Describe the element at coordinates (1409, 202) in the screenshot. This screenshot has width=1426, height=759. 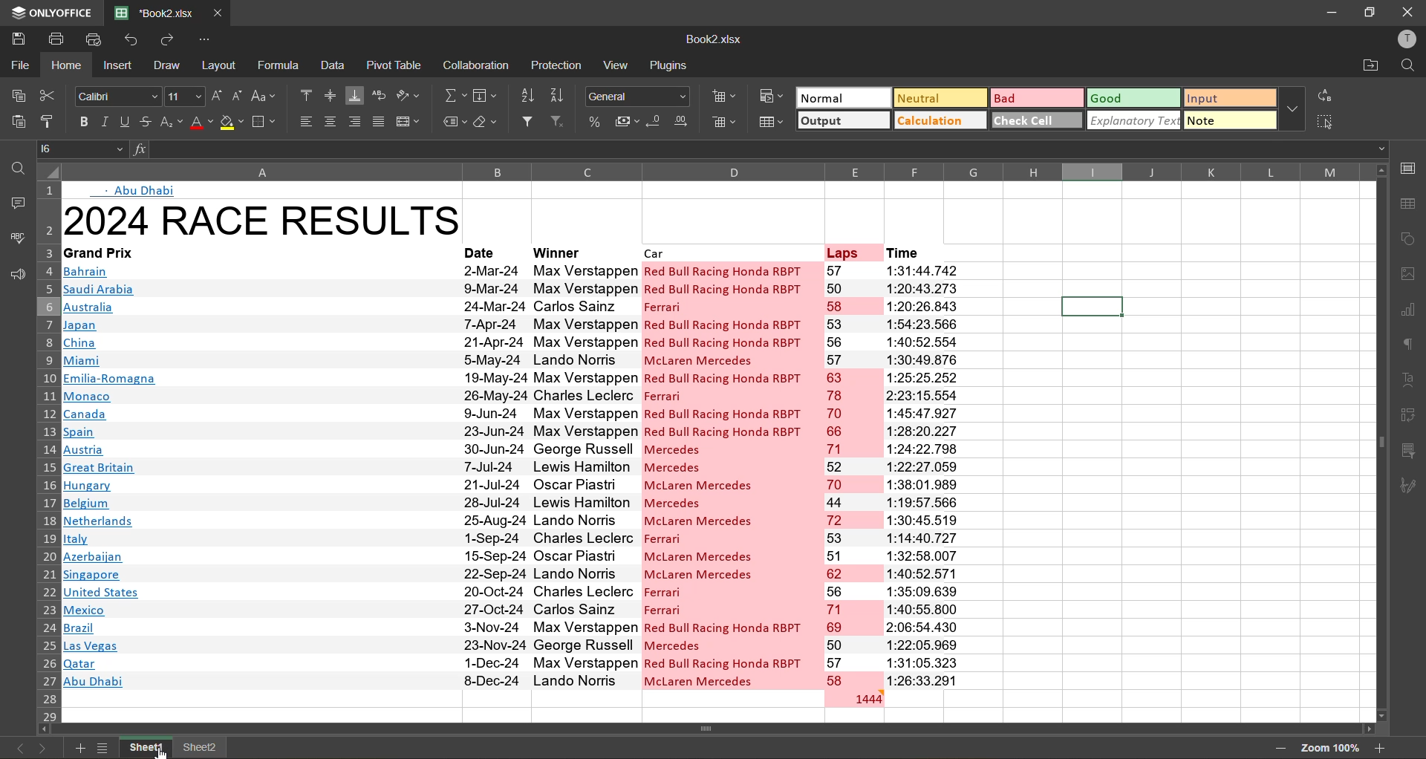
I see `table` at that location.